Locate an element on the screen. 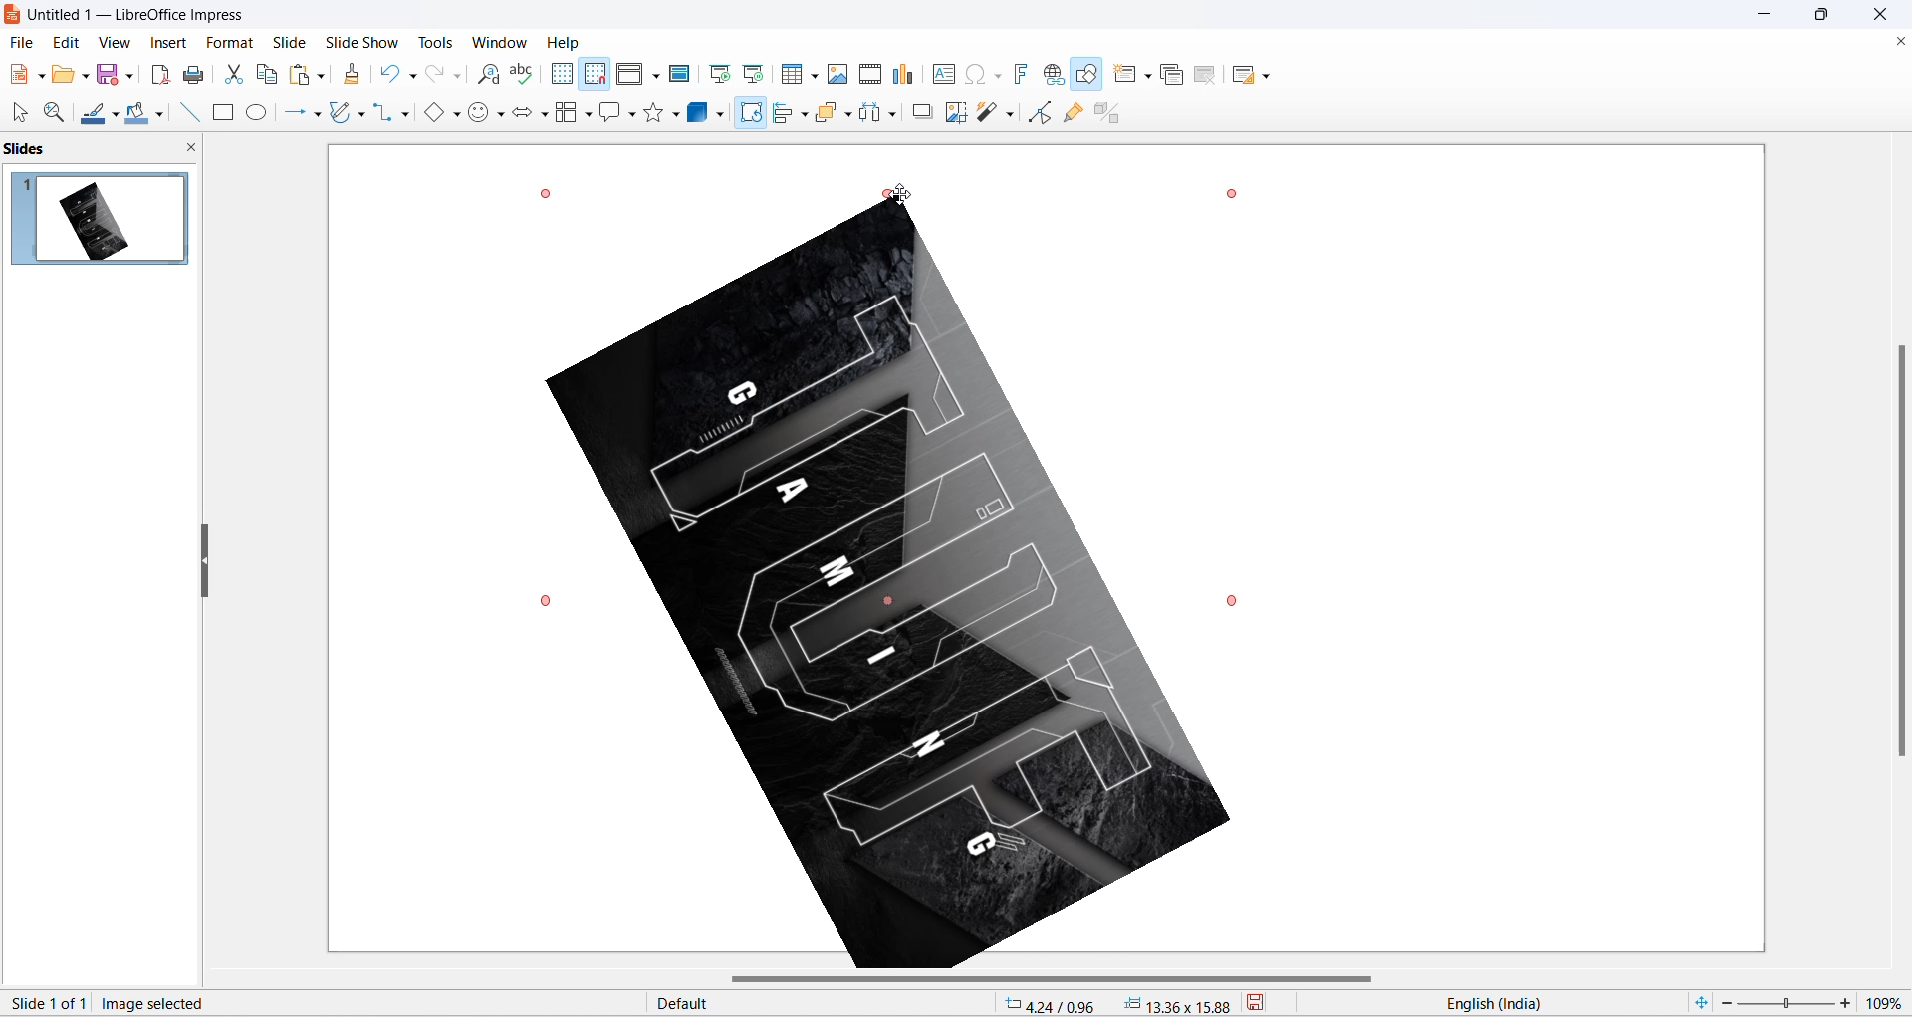 The width and height of the screenshot is (1912, 1017). slide show is located at coordinates (365, 40).